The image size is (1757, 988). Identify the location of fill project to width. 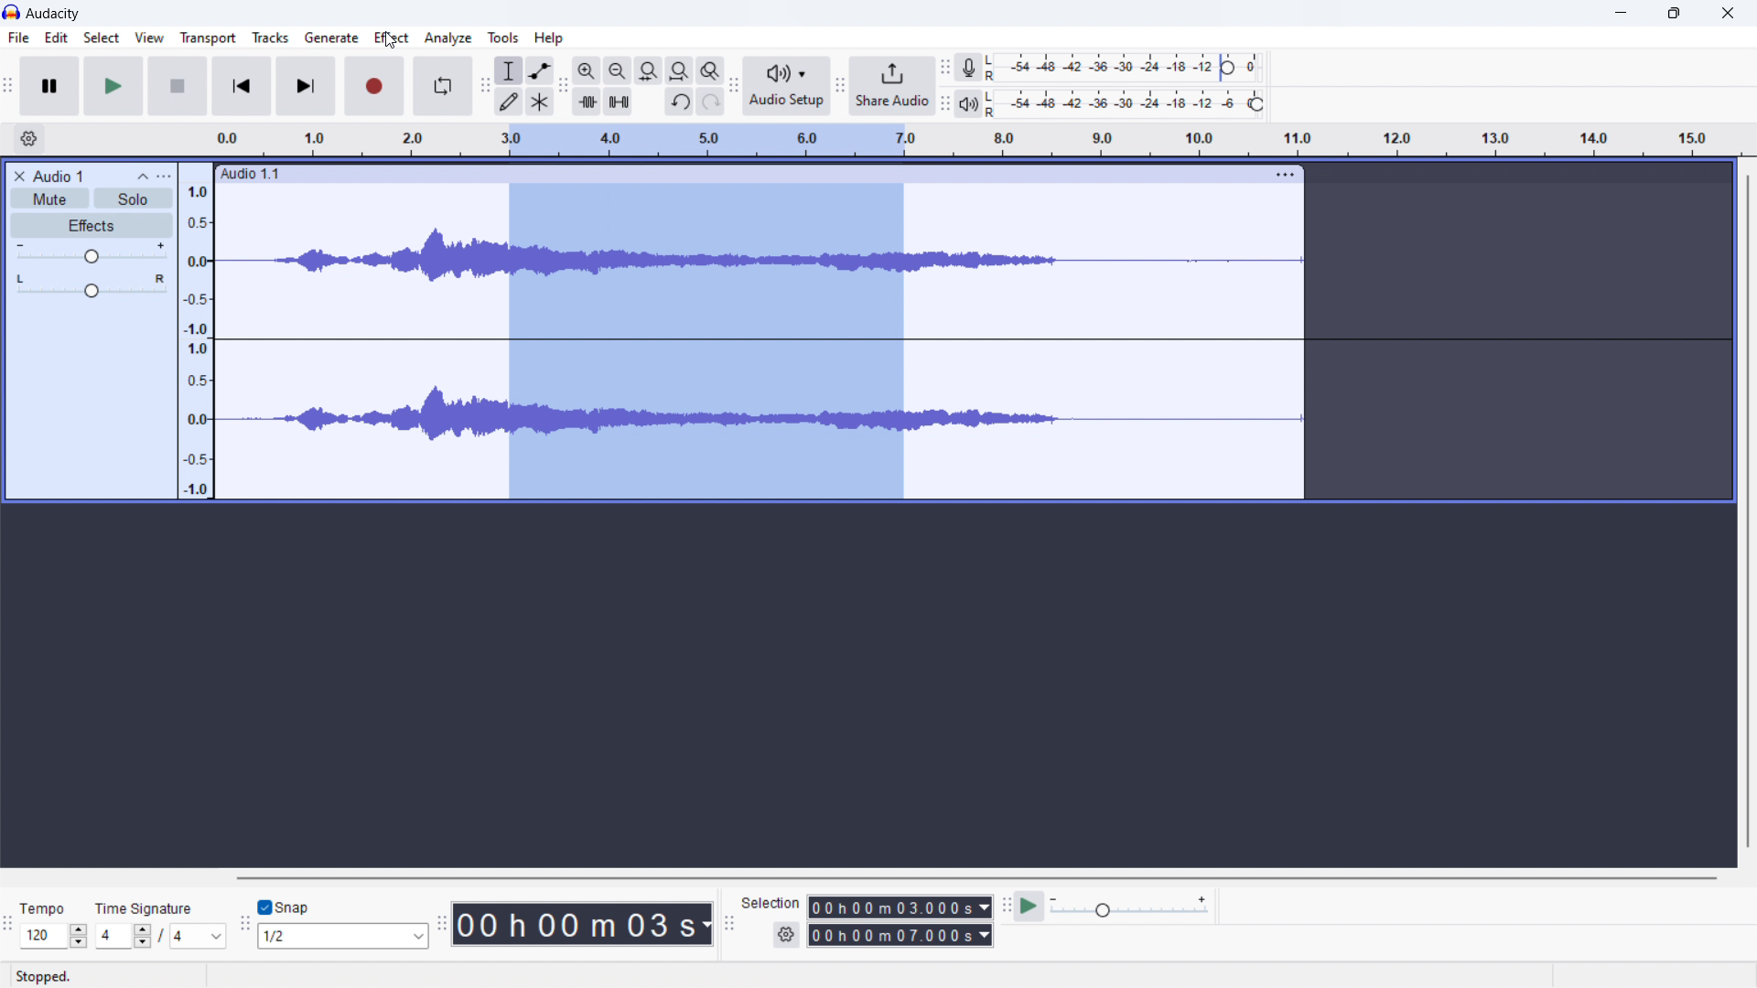
(679, 70).